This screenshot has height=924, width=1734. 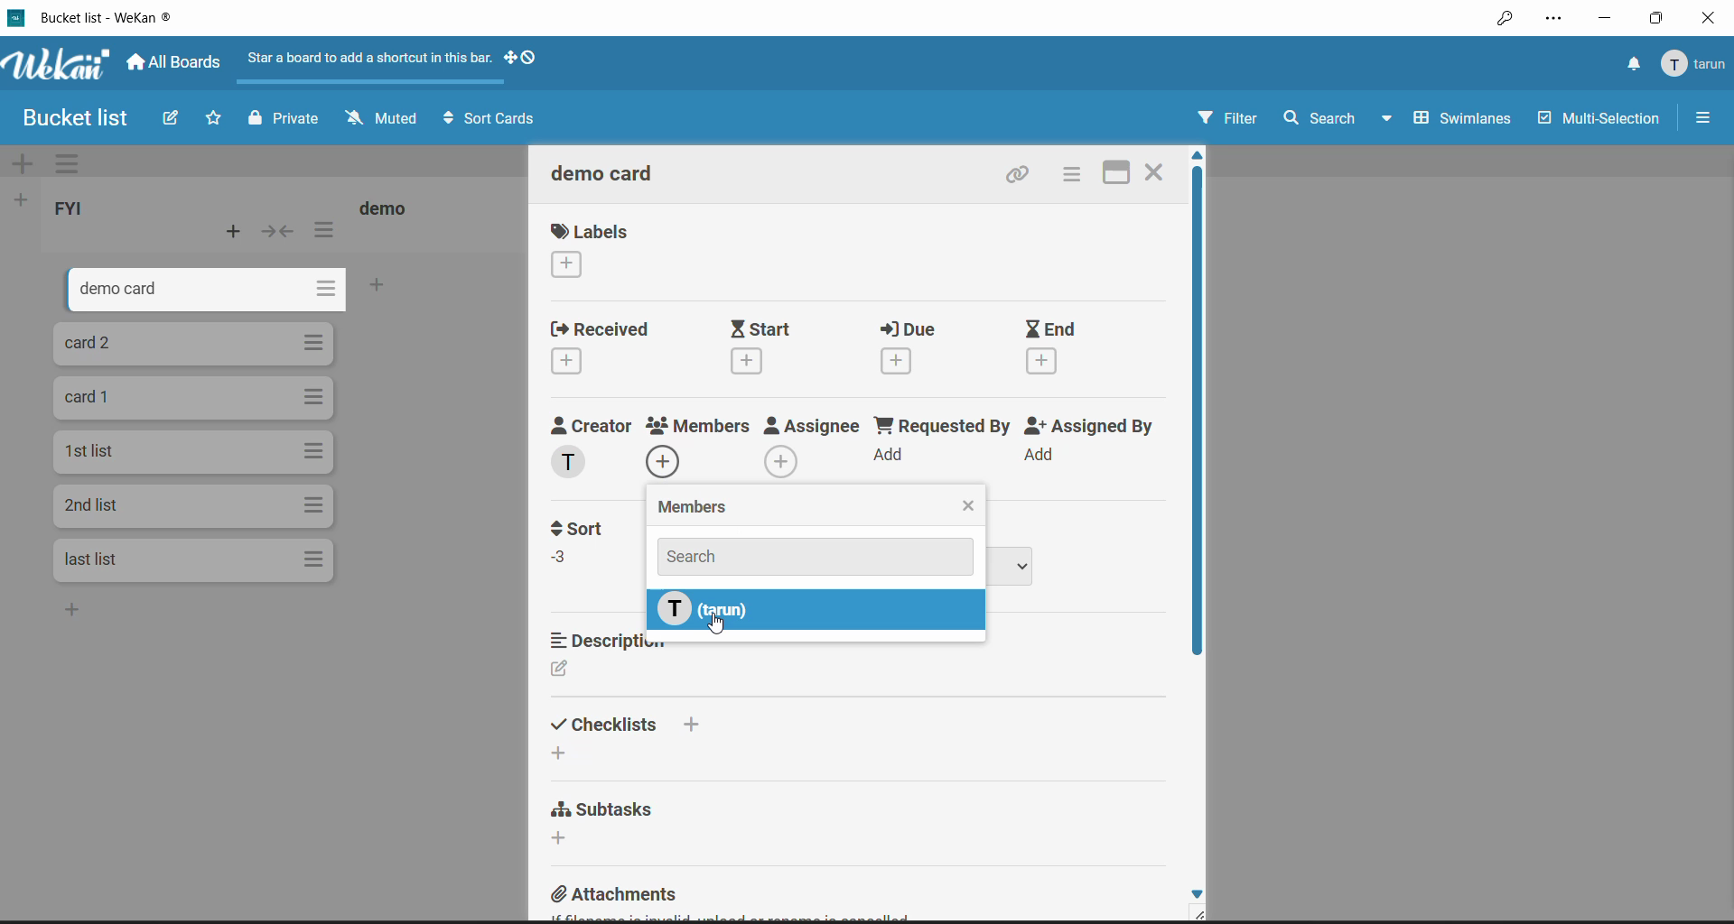 What do you see at coordinates (746, 362) in the screenshot?
I see `add date` at bounding box center [746, 362].